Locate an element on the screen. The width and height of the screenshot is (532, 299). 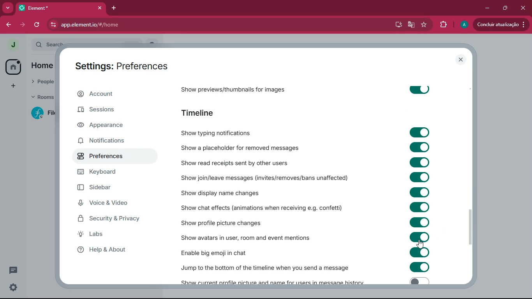
extensions is located at coordinates (443, 25).